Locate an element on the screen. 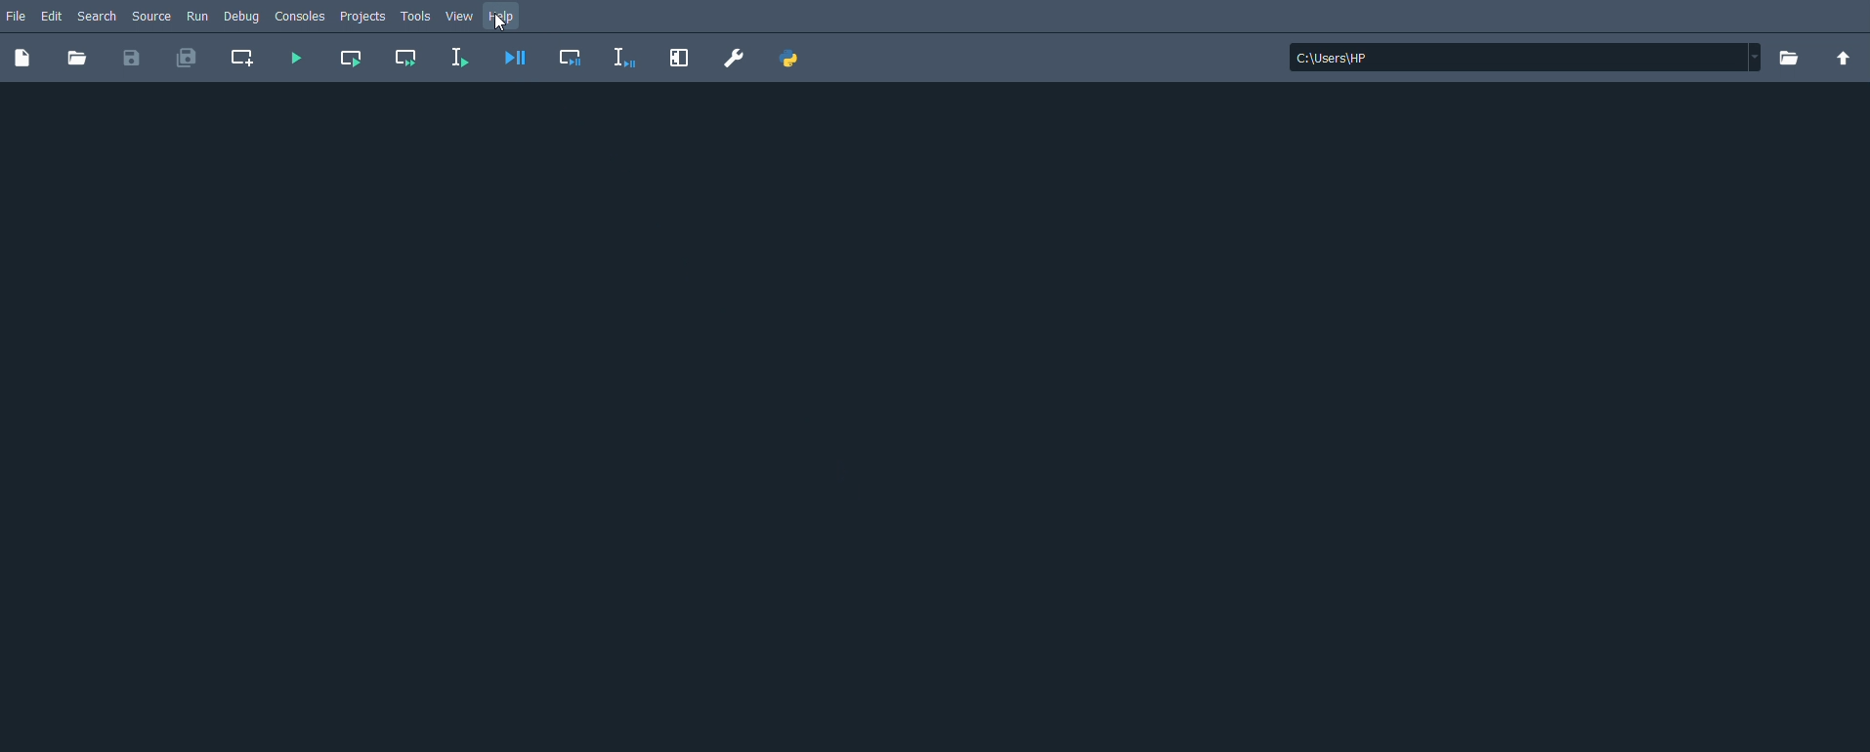  Debug file is located at coordinates (516, 57).